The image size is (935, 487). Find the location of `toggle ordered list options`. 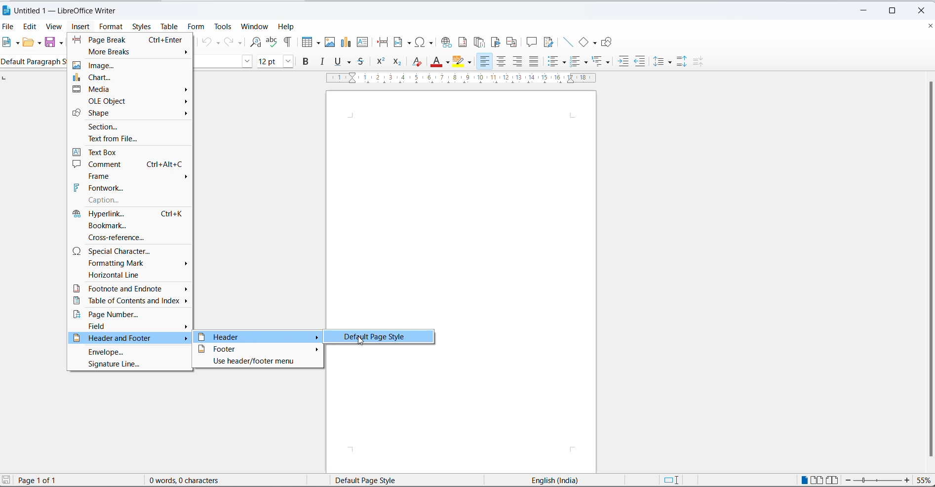

toggle ordered list options is located at coordinates (586, 62).